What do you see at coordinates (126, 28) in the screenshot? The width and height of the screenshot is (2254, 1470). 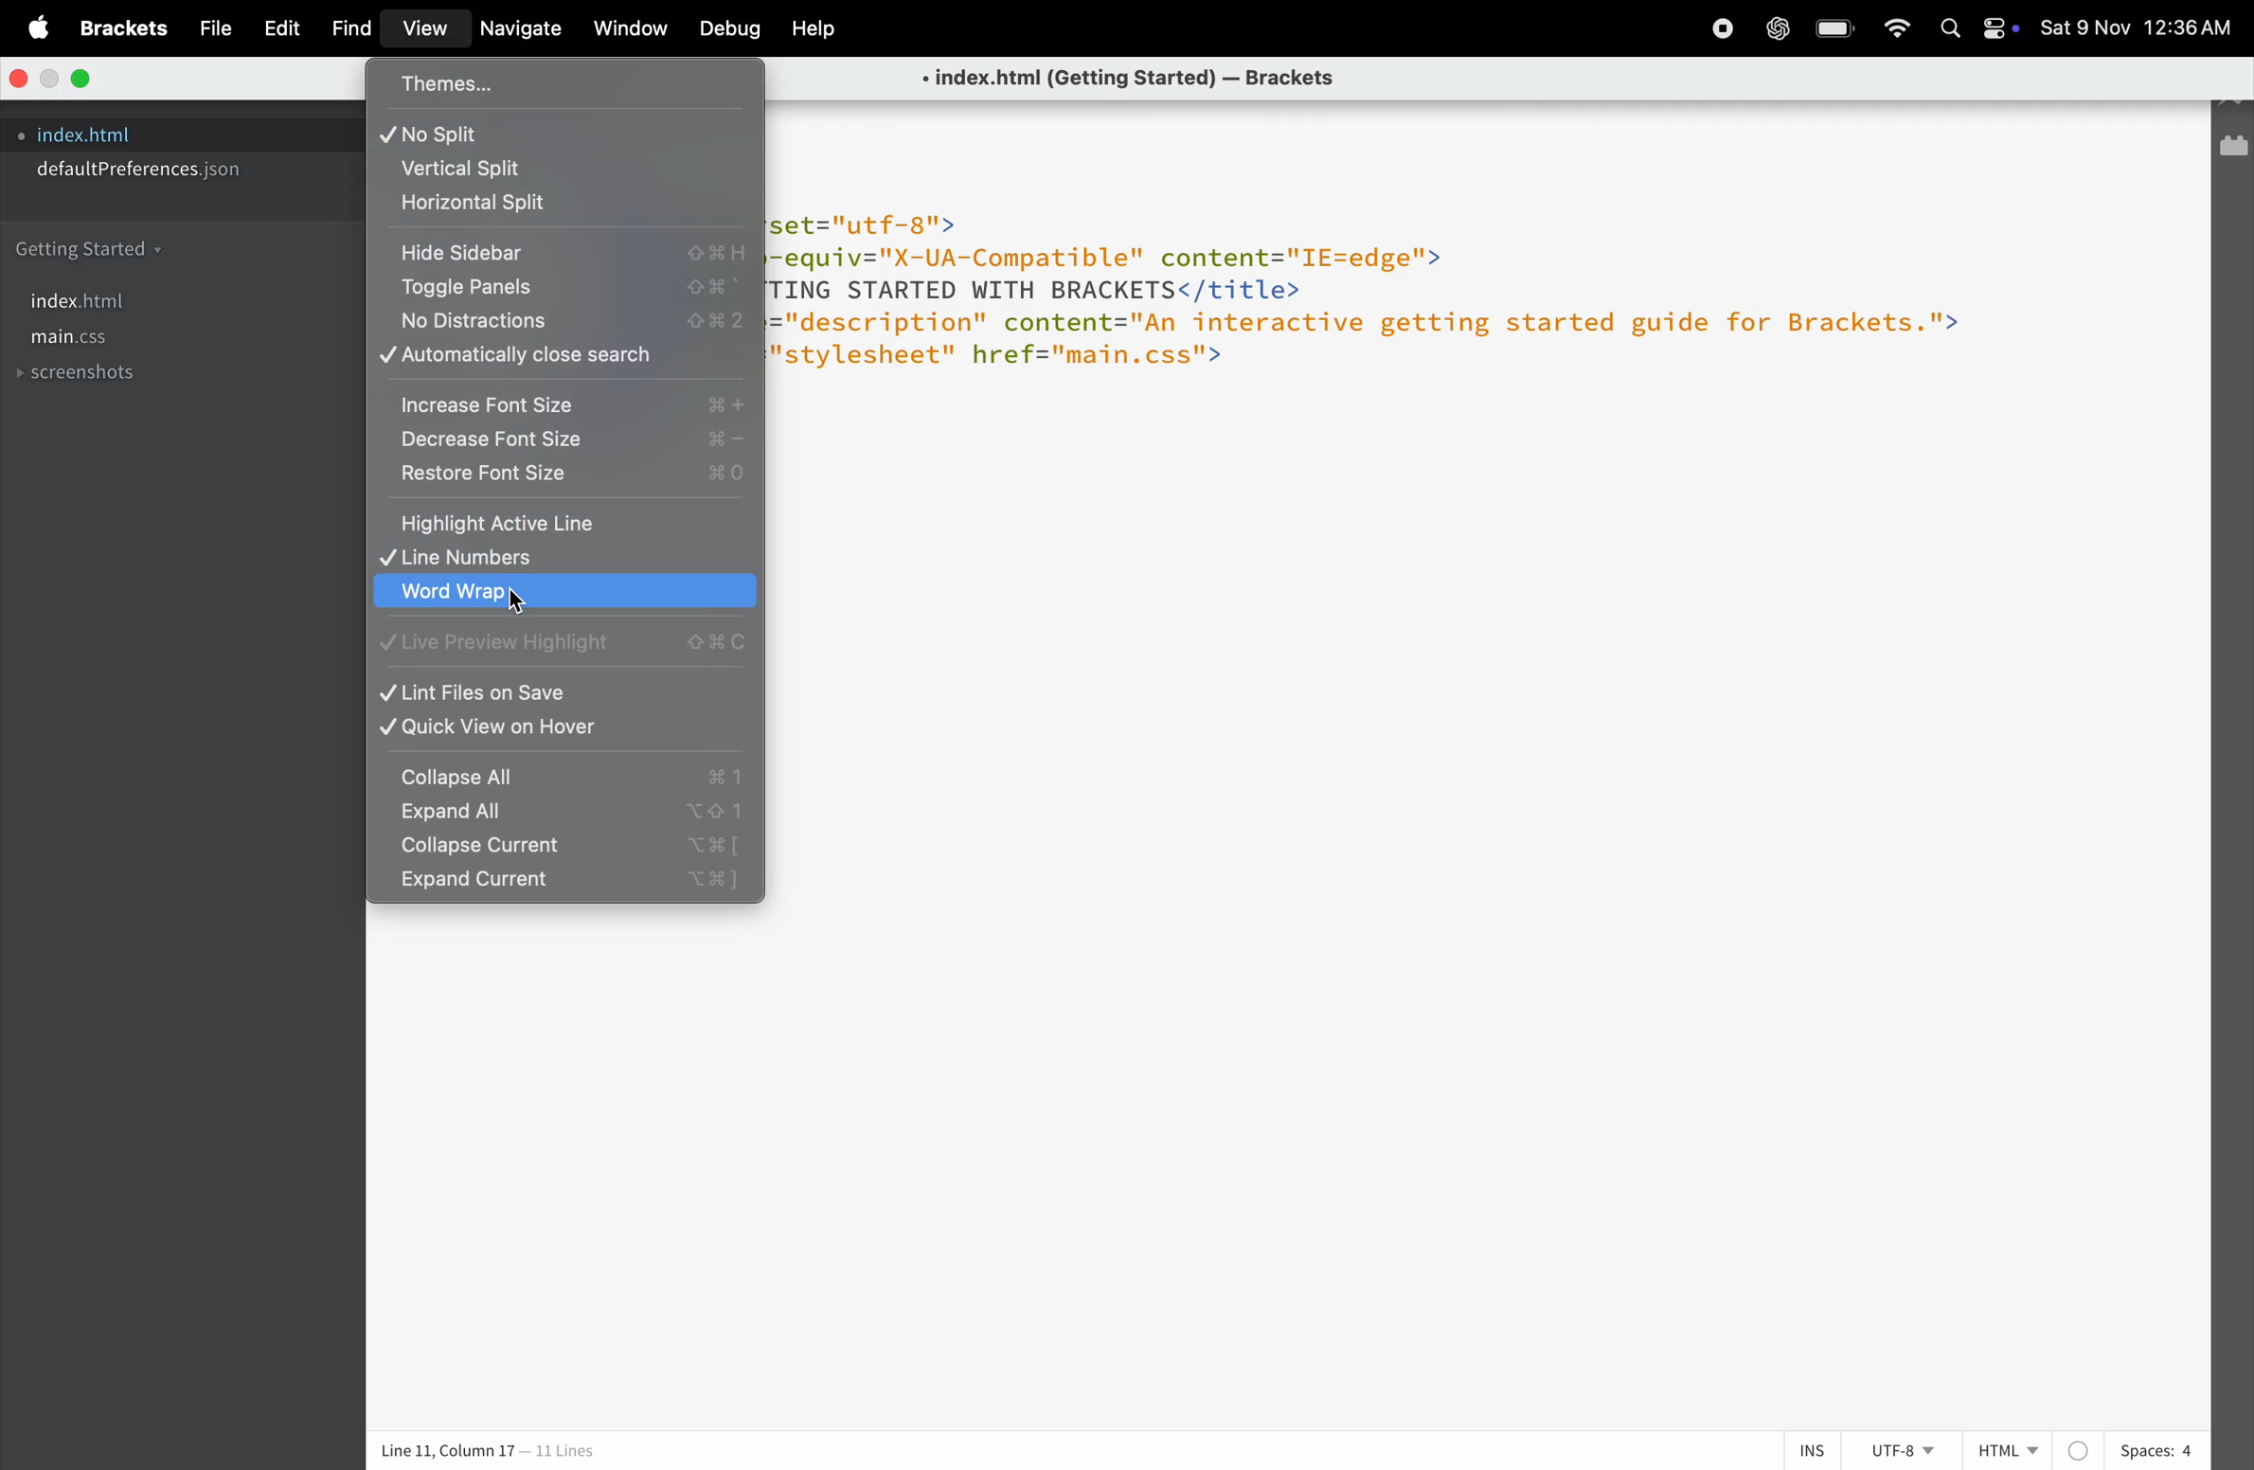 I see `brackets` at bounding box center [126, 28].